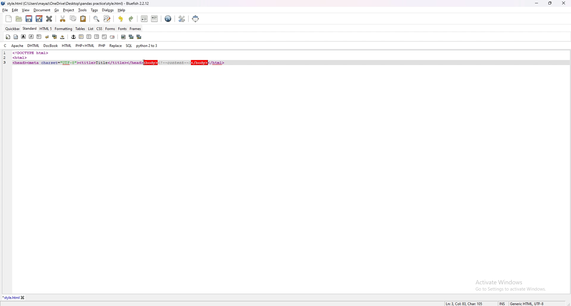 This screenshot has width=571, height=306. Describe the element at coordinates (139, 37) in the screenshot. I see `multi thumbnail` at that location.